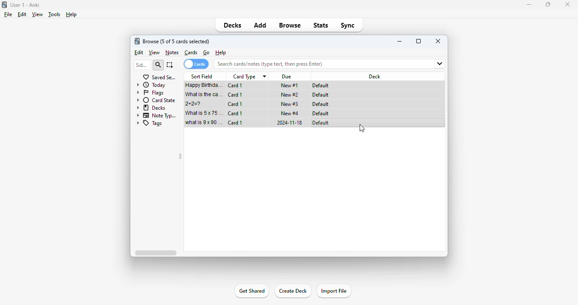 The image size is (578, 305). Describe the element at coordinates (235, 104) in the screenshot. I see `card 1` at that location.